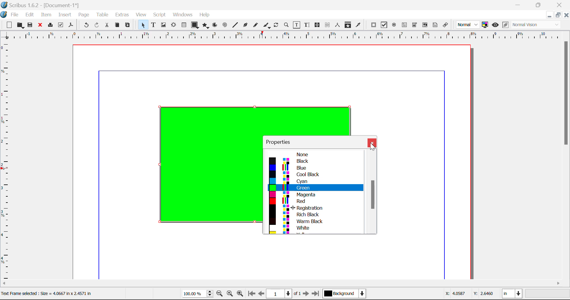 The image size is (570, 300). What do you see at coordinates (315, 181) in the screenshot?
I see `Cyan` at bounding box center [315, 181].